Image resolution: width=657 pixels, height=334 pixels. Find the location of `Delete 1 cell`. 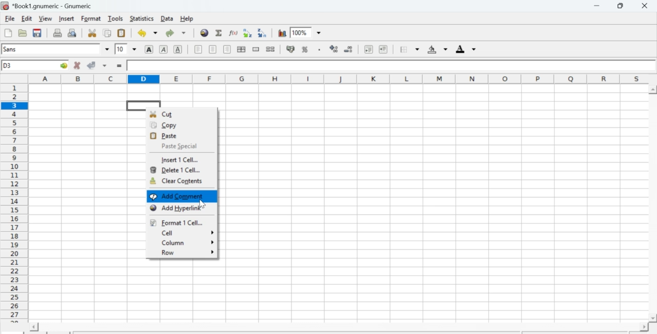

Delete 1 cell is located at coordinates (177, 170).